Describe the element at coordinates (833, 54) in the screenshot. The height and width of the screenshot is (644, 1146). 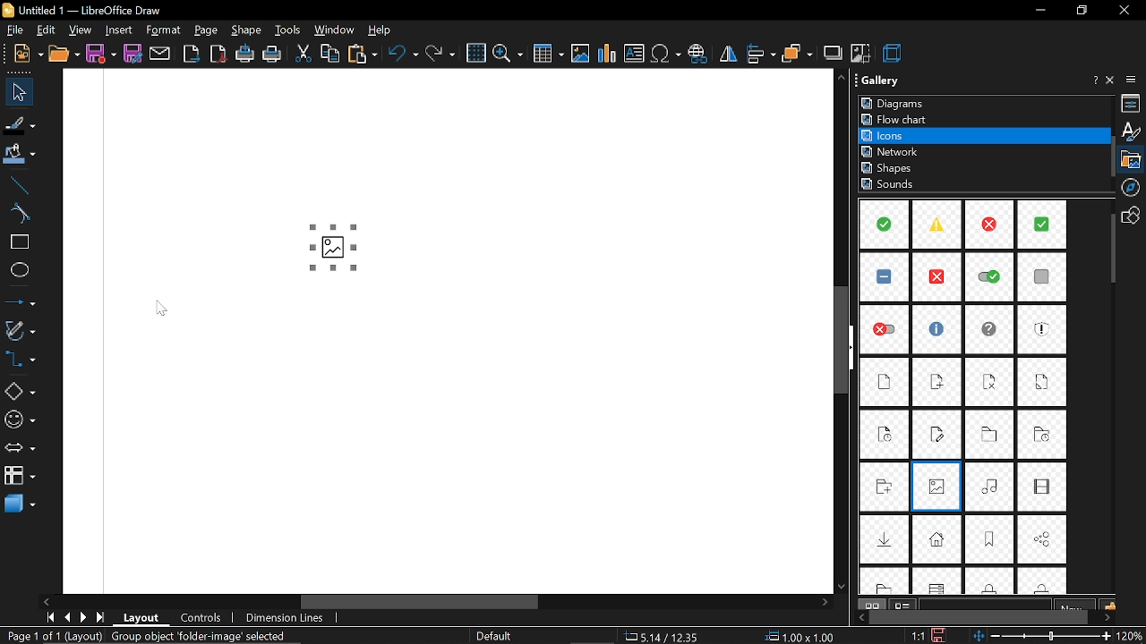
I see `shadow` at that location.